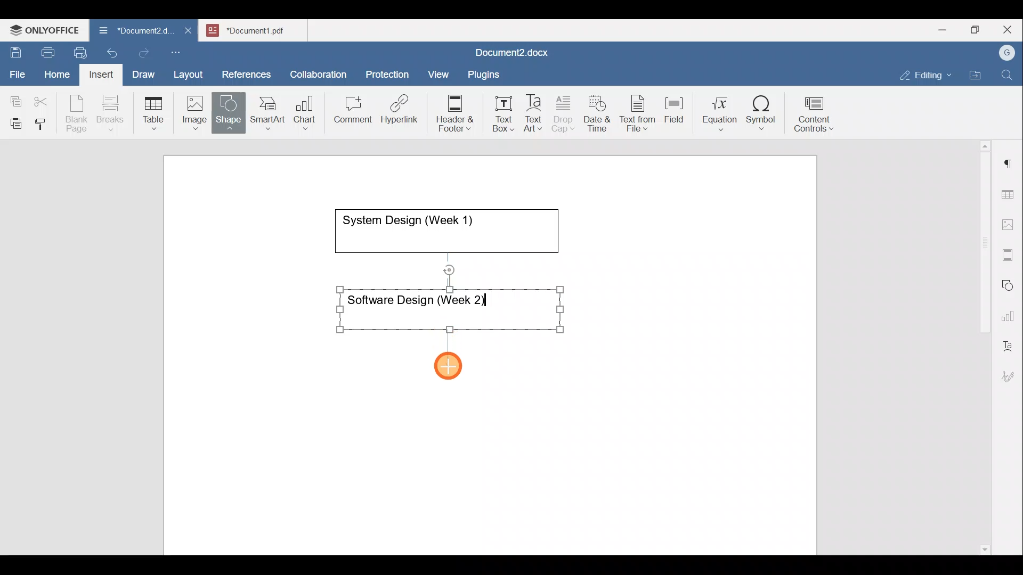 The width and height of the screenshot is (1023, 575). I want to click on Editing mode, so click(926, 73).